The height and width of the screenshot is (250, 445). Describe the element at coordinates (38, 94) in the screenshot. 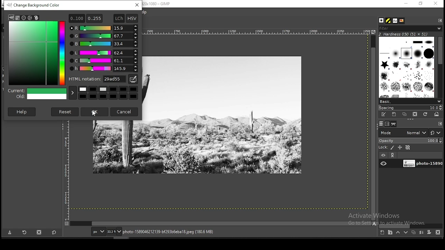

I see `color preview` at that location.